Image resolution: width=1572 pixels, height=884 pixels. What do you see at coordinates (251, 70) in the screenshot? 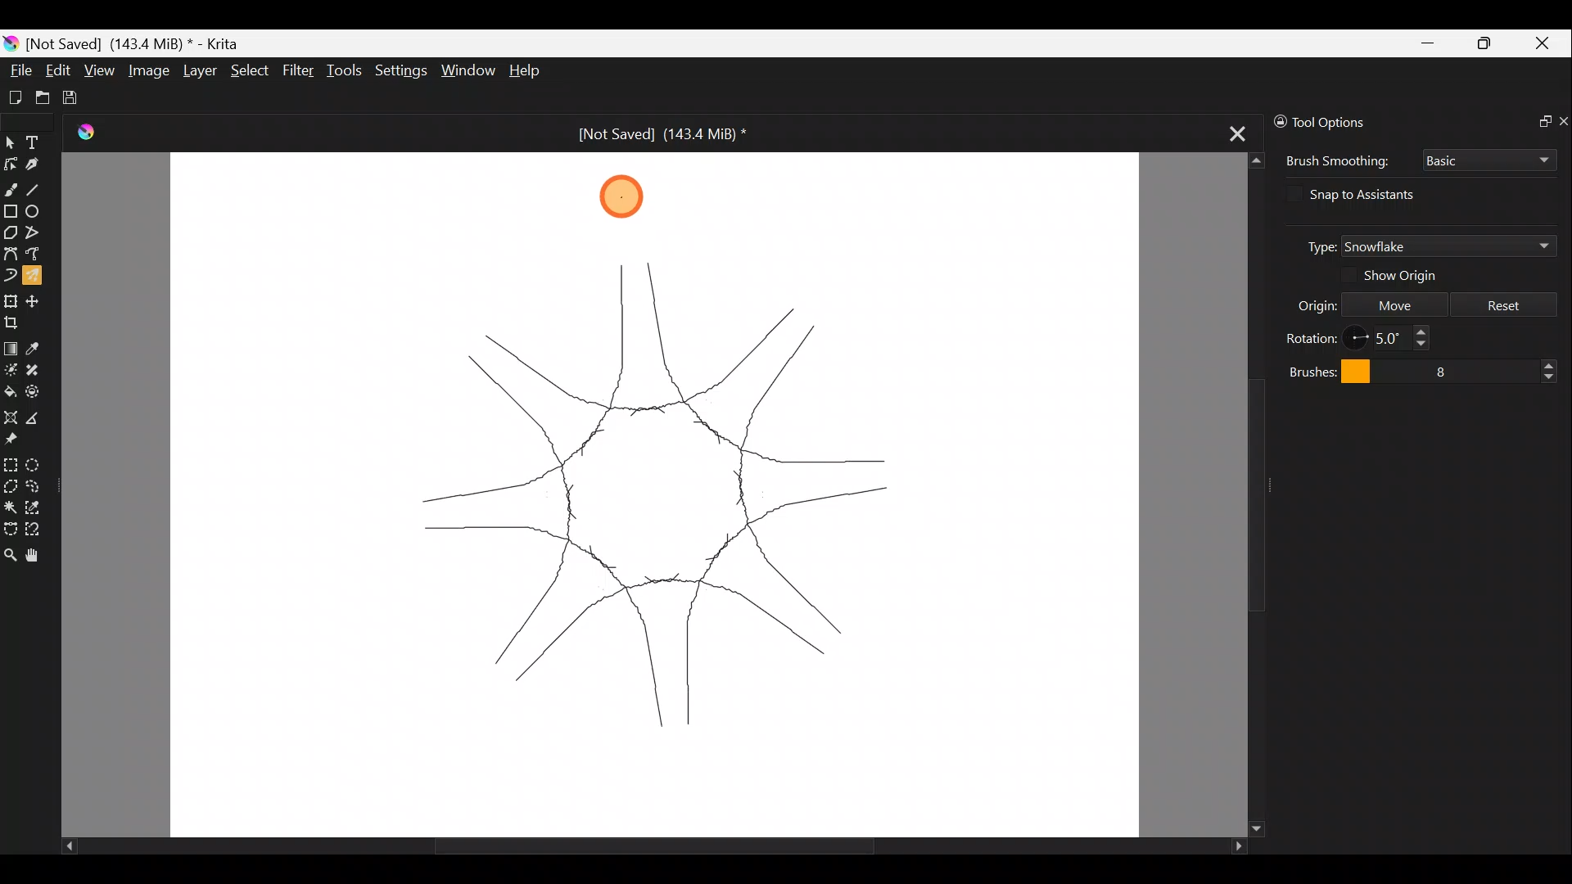
I see `Select` at bounding box center [251, 70].